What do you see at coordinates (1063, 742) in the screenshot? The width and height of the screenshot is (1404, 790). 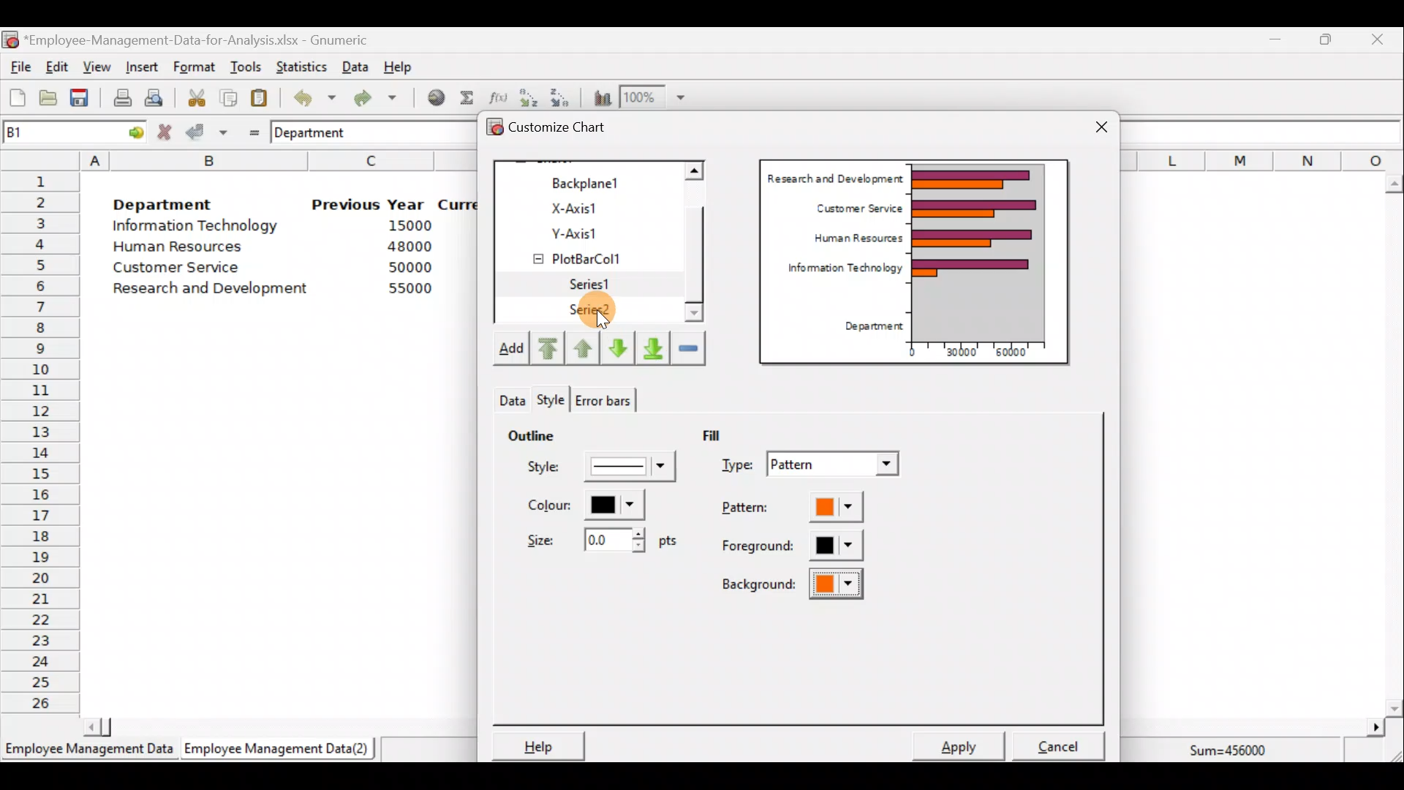 I see `Cancel` at bounding box center [1063, 742].